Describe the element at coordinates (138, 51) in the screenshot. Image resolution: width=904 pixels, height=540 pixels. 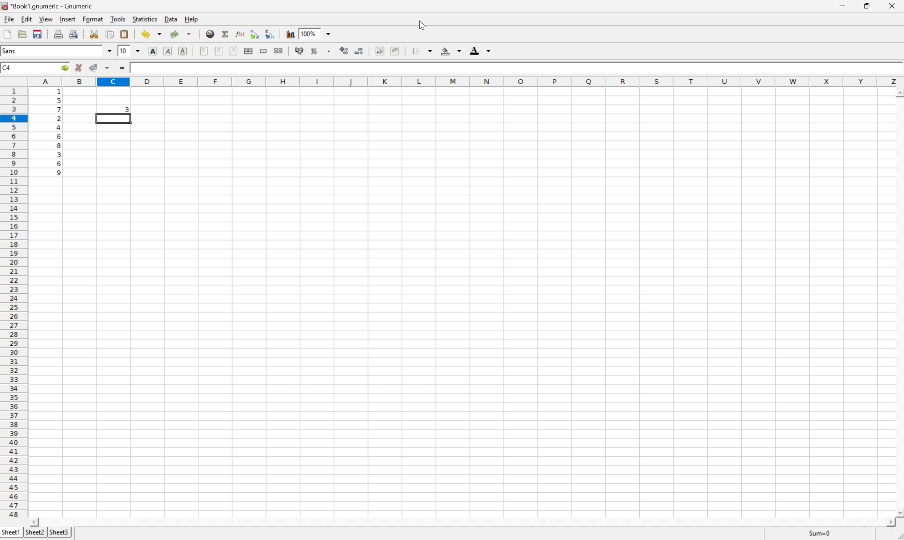
I see `drop down` at that location.